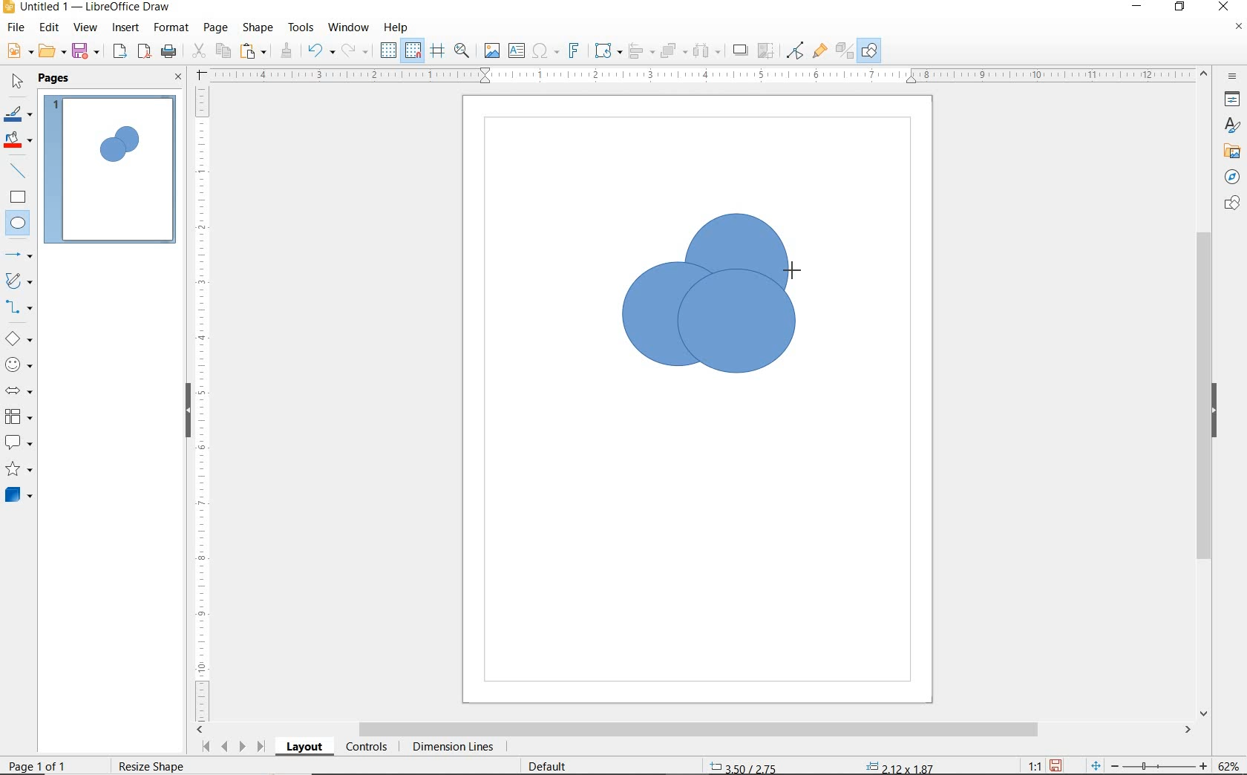  I want to click on INSERT LINE, so click(20, 171).